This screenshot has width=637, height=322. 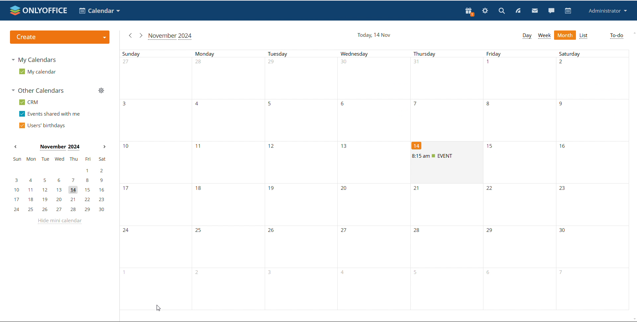 What do you see at coordinates (374, 35) in the screenshot?
I see `current date` at bounding box center [374, 35].